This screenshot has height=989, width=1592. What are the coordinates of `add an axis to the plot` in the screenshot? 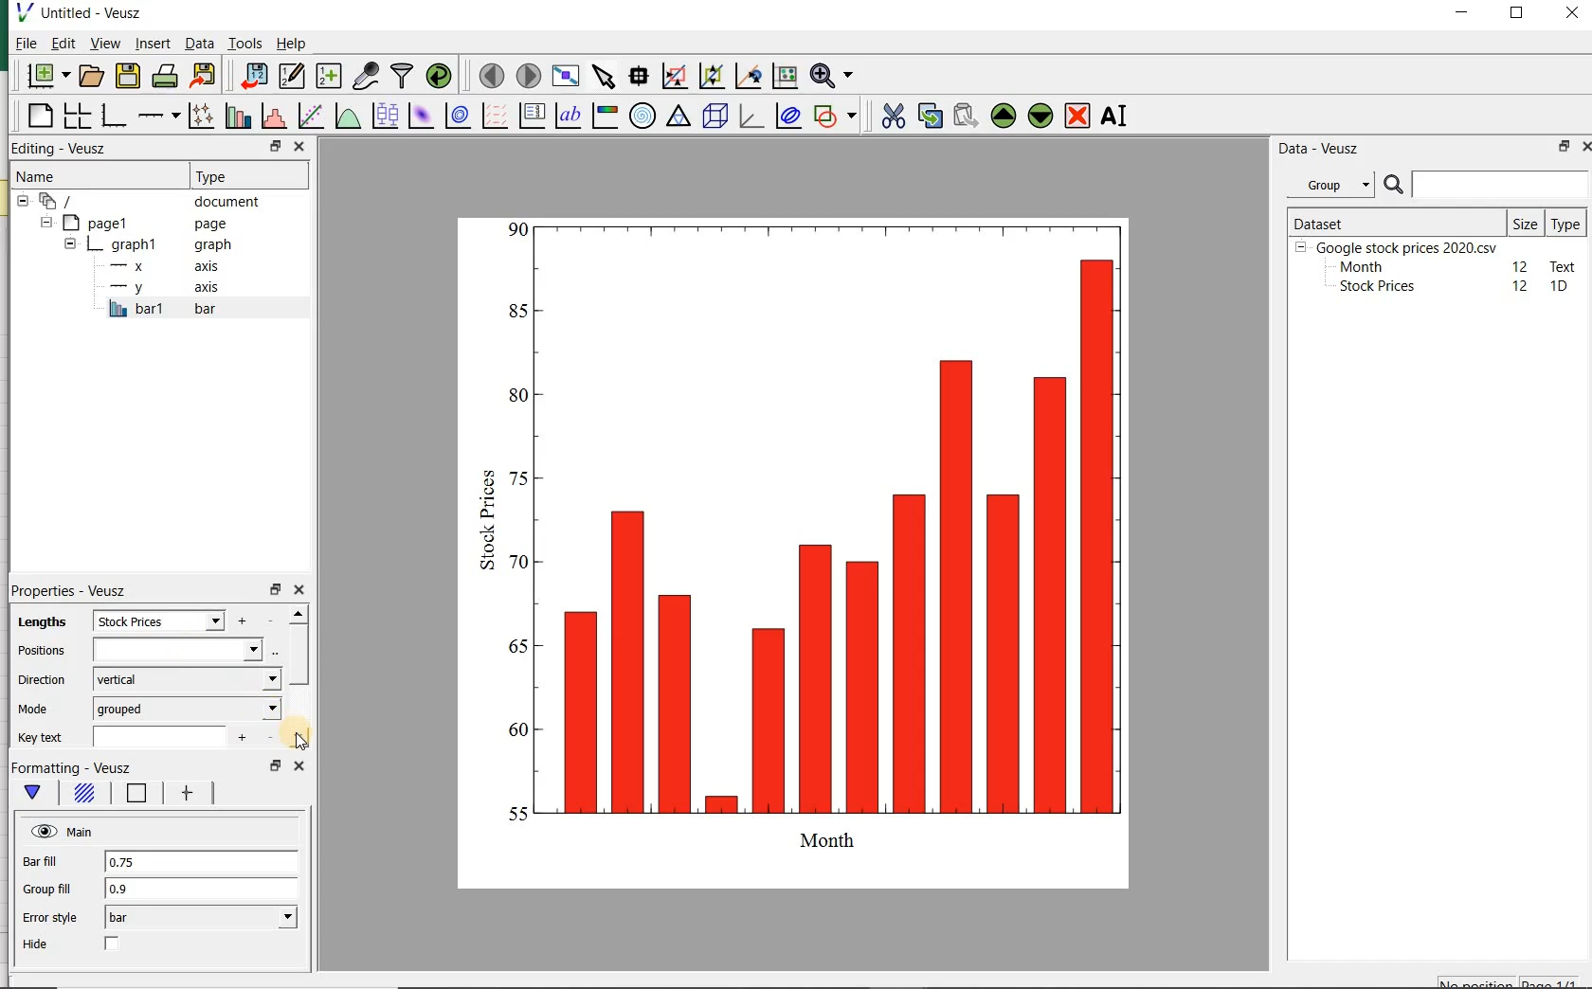 It's located at (157, 117).